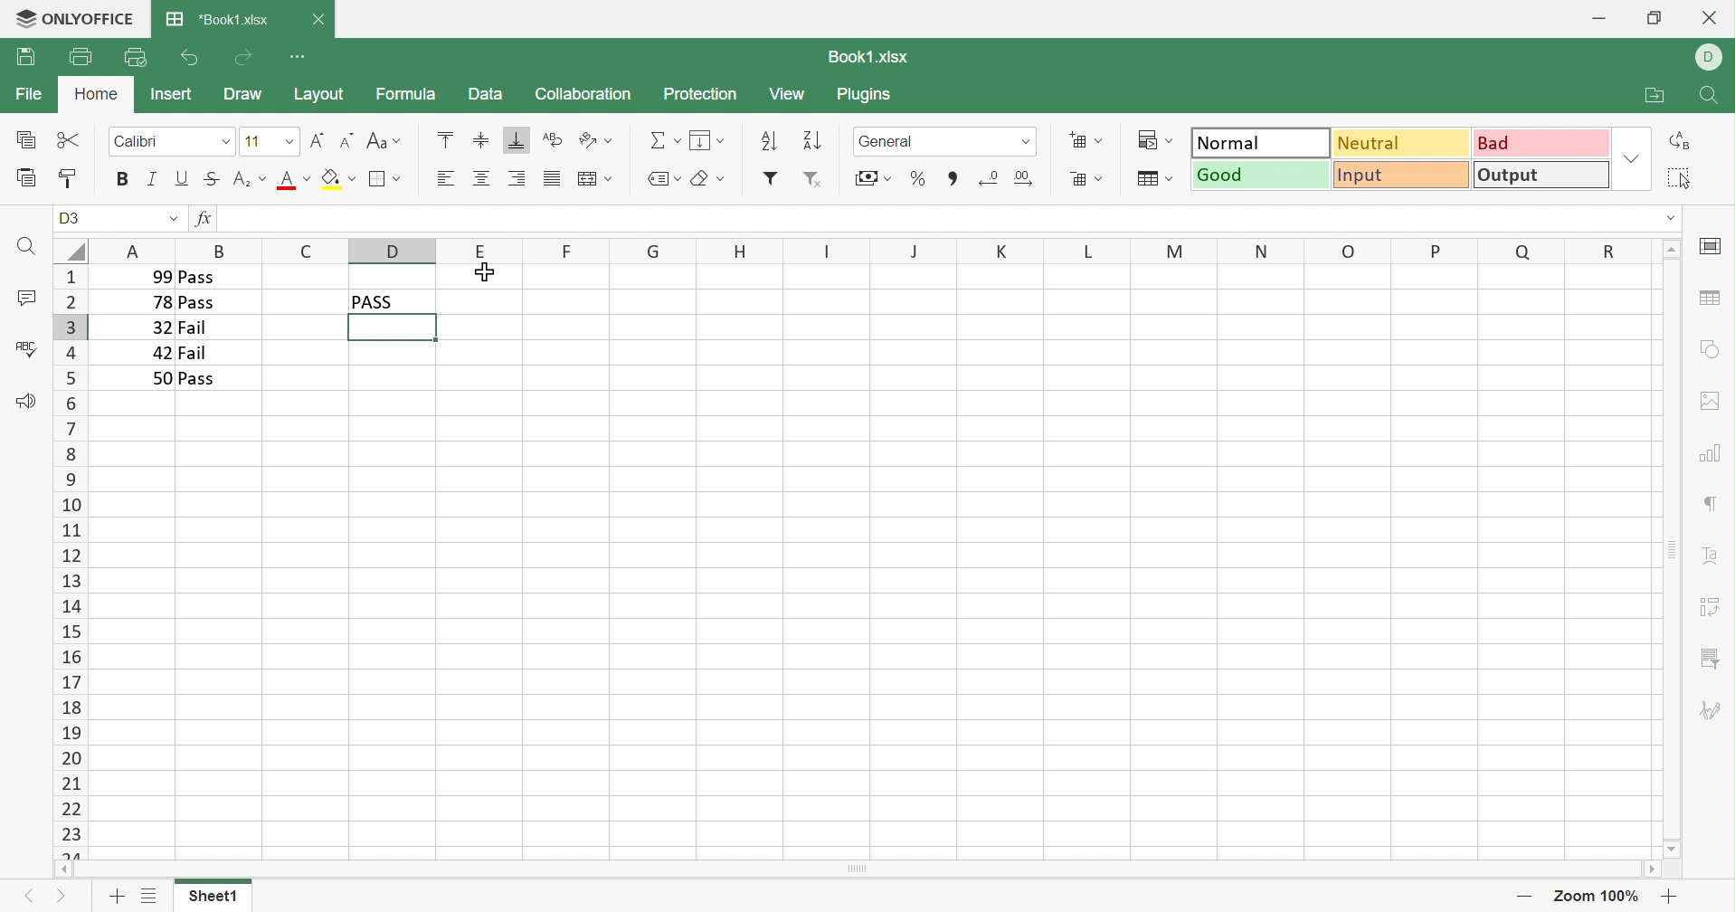 This screenshot has height=912, width=1735. I want to click on Align bottom, so click(517, 141).